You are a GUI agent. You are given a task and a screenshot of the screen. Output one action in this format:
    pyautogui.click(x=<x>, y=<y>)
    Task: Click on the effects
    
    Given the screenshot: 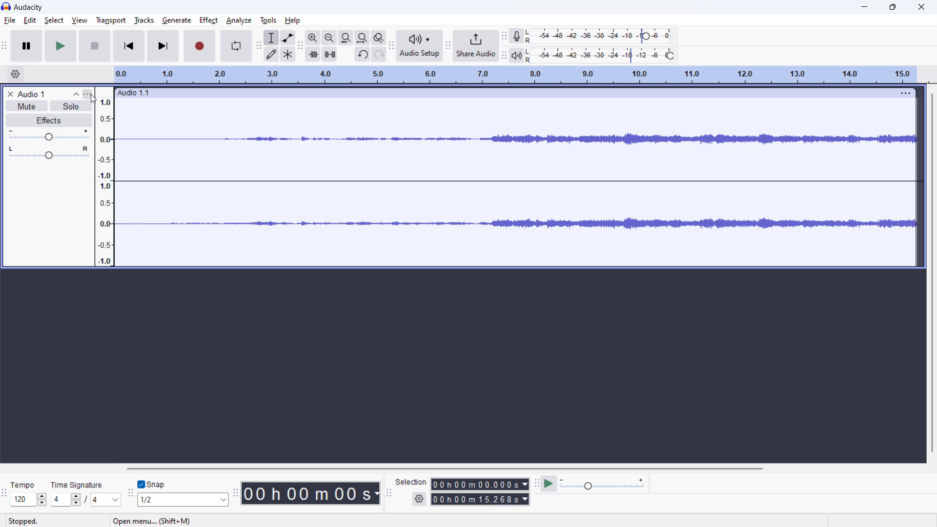 What is the action you would take?
    pyautogui.click(x=48, y=121)
    